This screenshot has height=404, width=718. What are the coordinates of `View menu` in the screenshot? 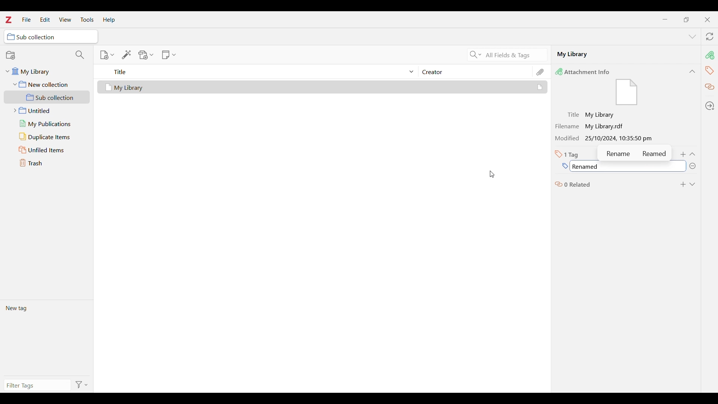 It's located at (65, 19).